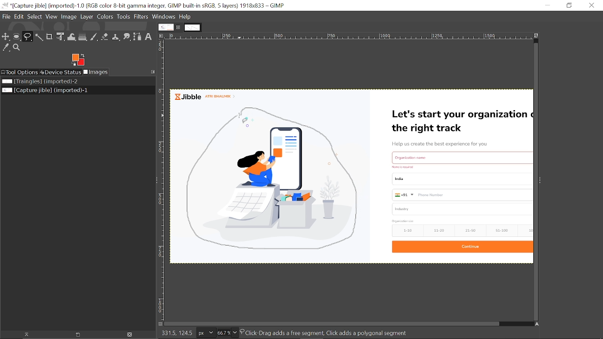  I want to click on Gradient tool, so click(83, 37).